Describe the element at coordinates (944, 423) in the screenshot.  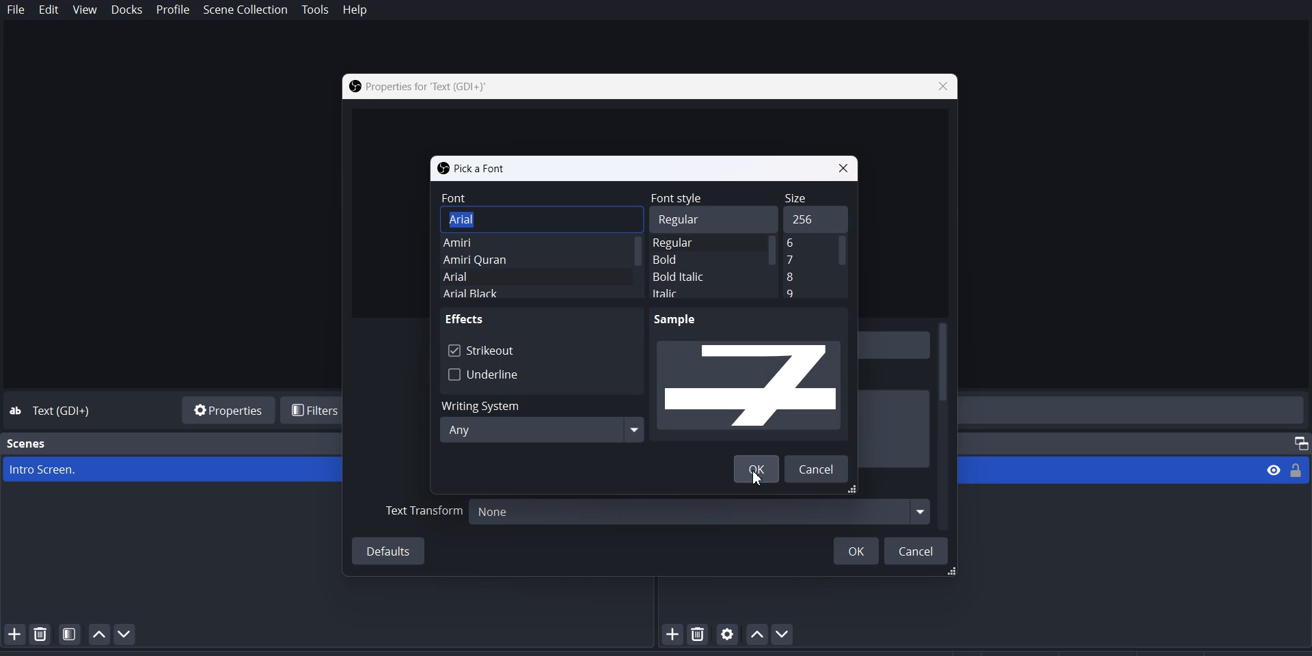
I see `Vertical Scroll bar` at that location.